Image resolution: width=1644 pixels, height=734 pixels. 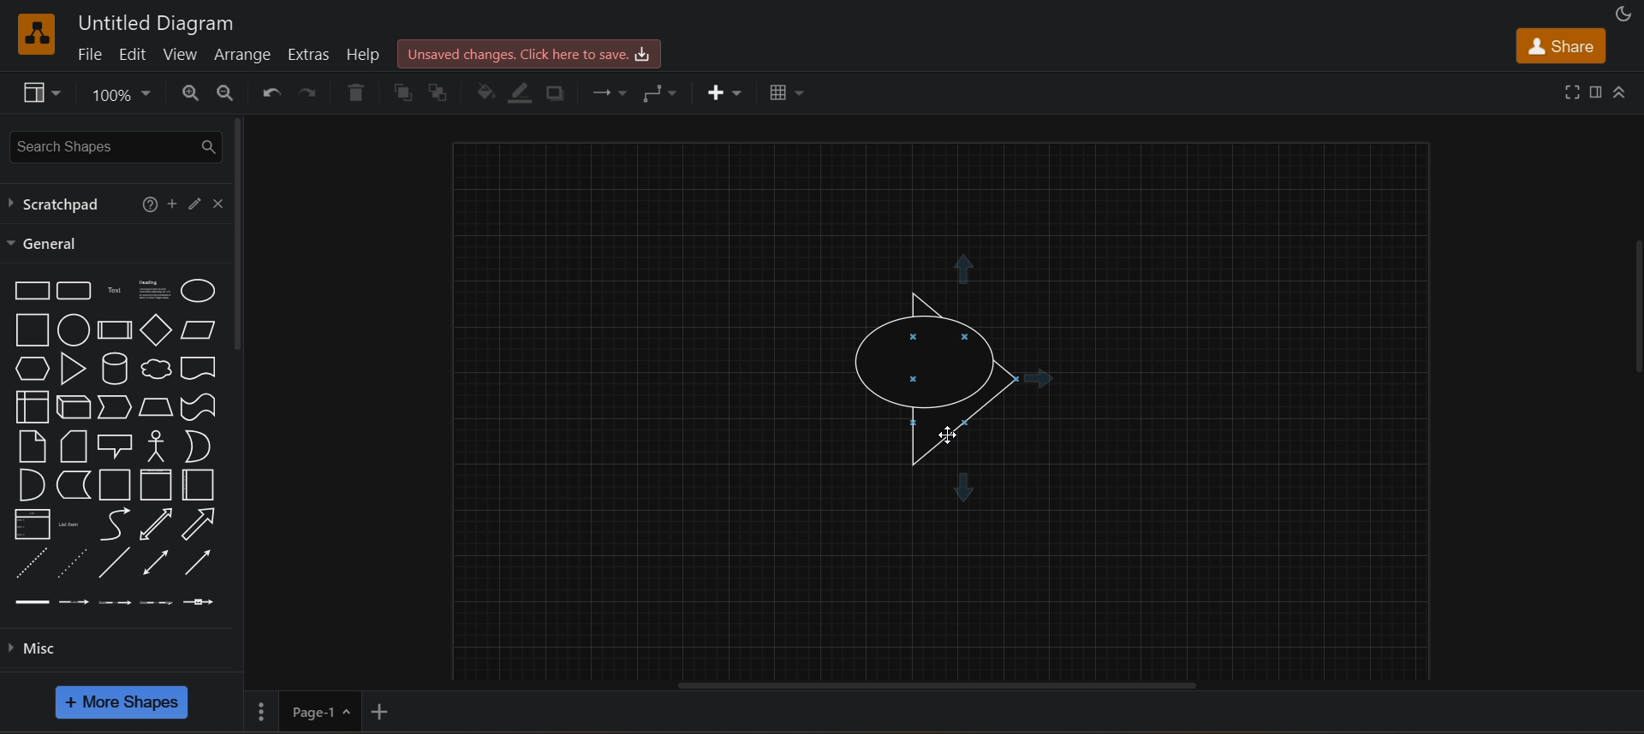 I want to click on hexagon, so click(x=29, y=369).